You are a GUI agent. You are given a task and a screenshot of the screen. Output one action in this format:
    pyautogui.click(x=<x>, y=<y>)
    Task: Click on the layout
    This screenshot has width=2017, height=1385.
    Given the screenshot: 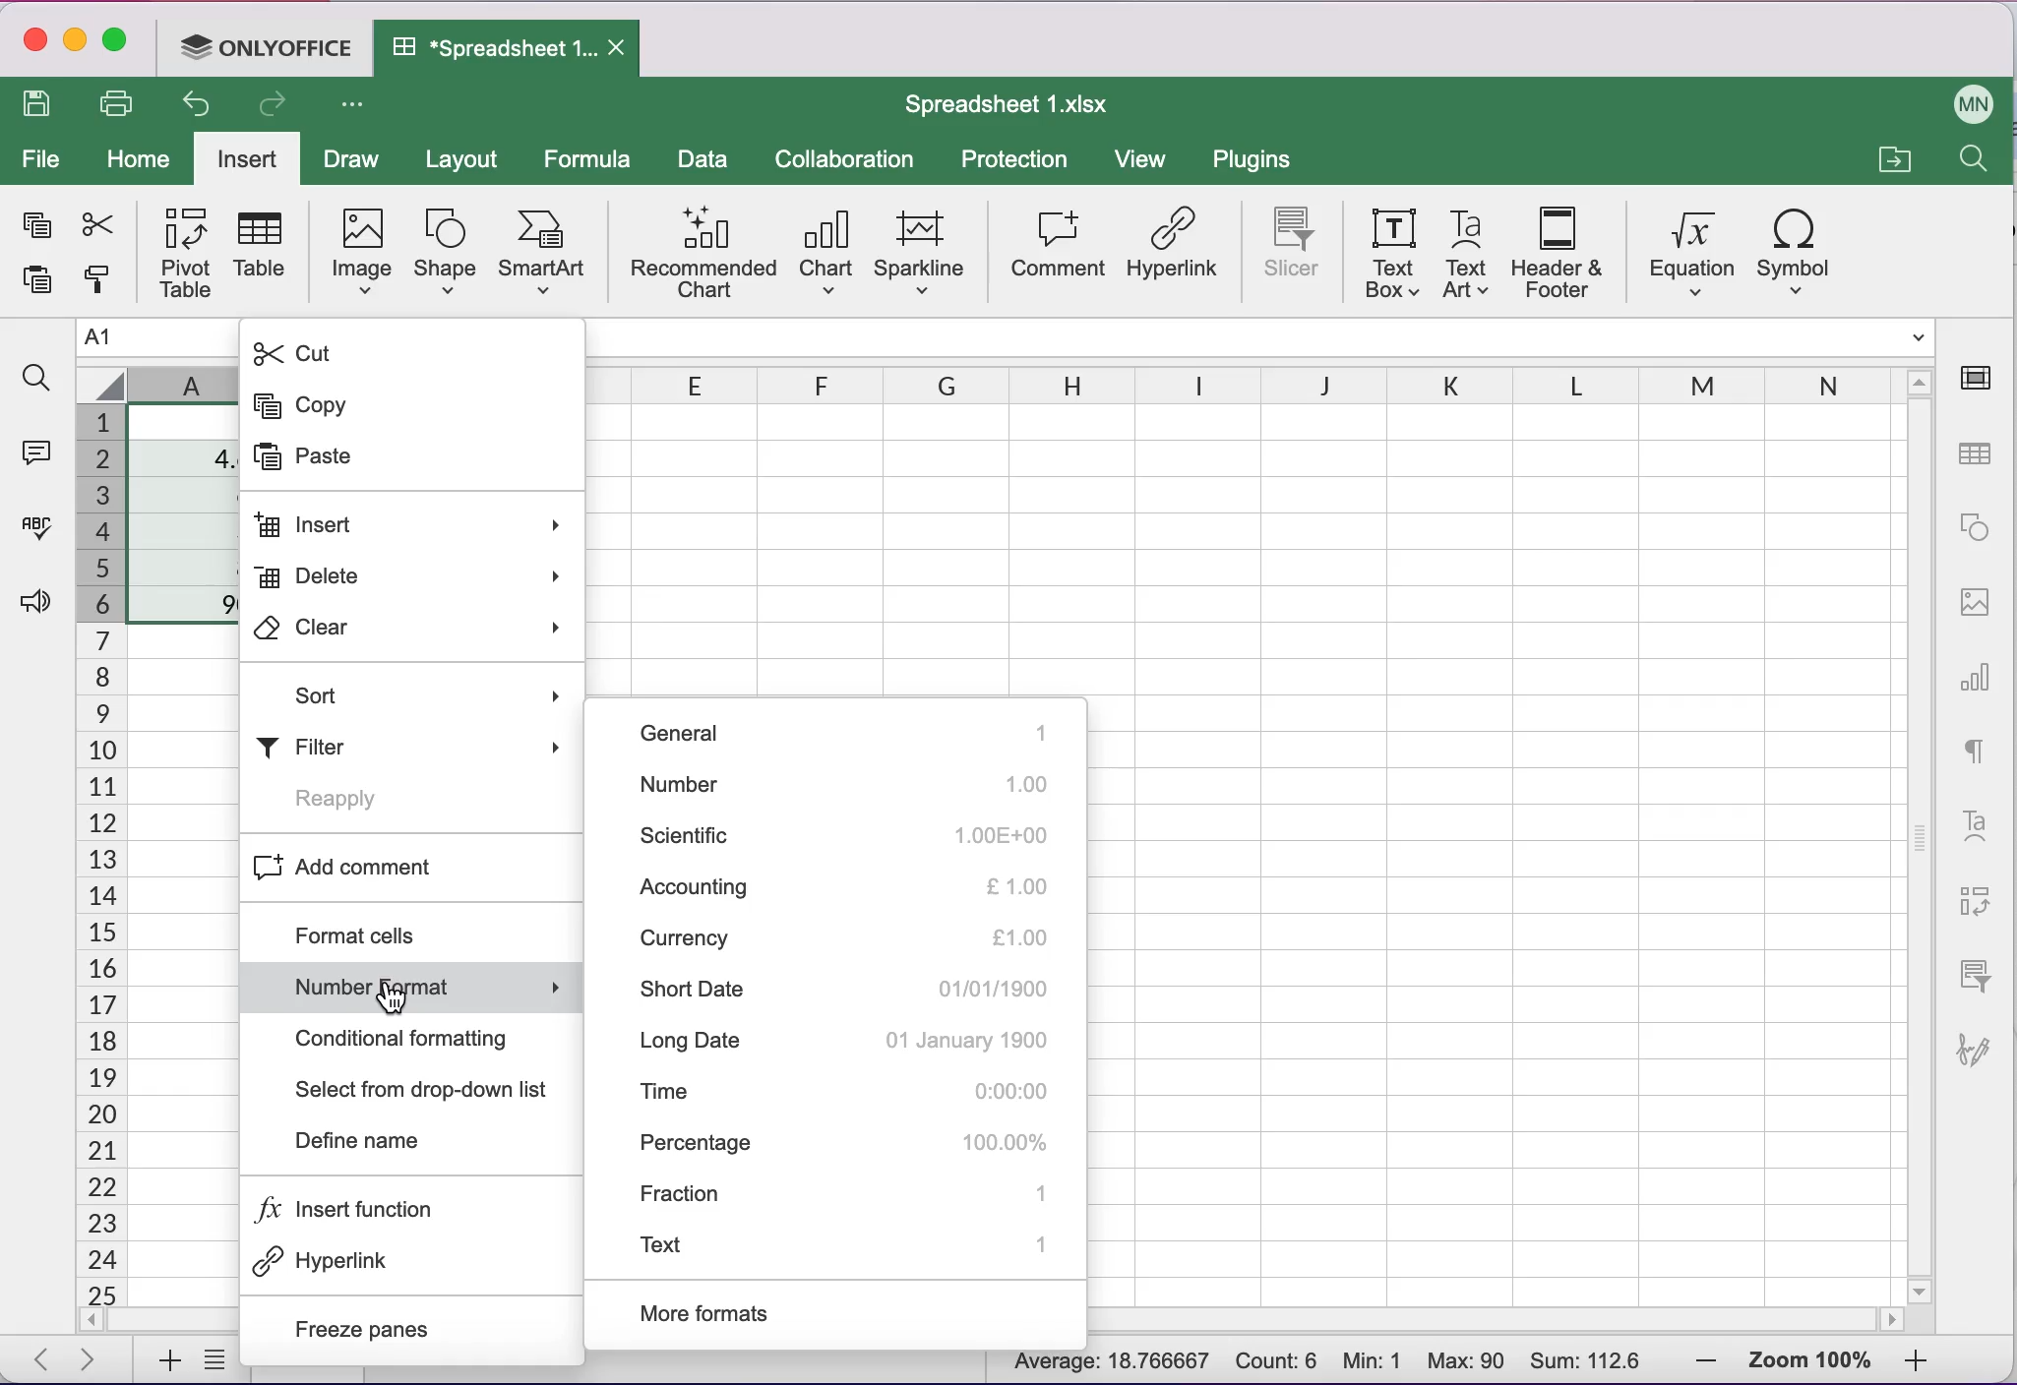 What is the action you would take?
    pyautogui.click(x=470, y=157)
    